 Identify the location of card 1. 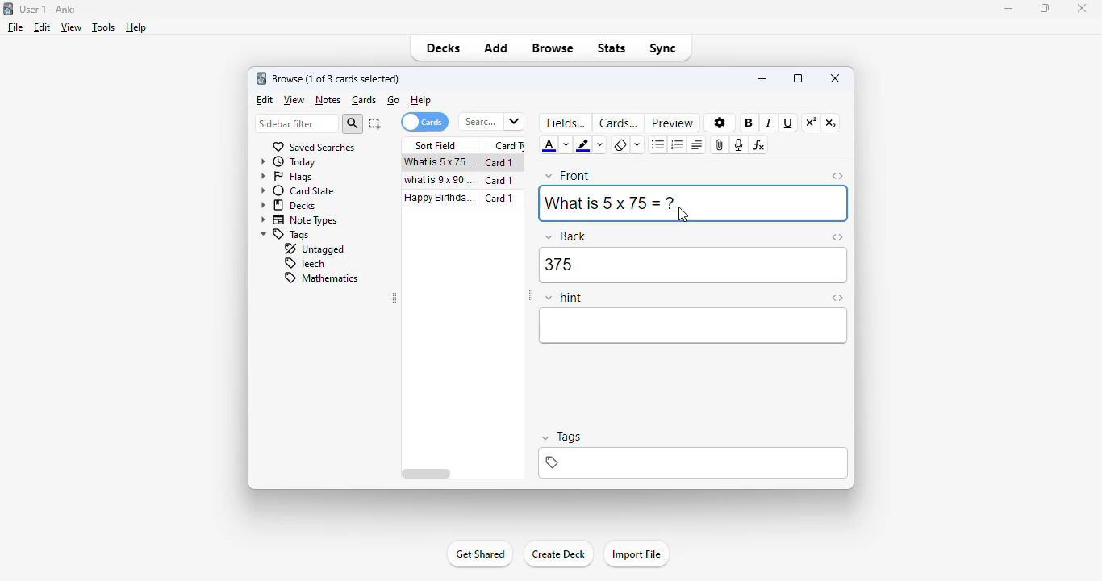
(499, 199).